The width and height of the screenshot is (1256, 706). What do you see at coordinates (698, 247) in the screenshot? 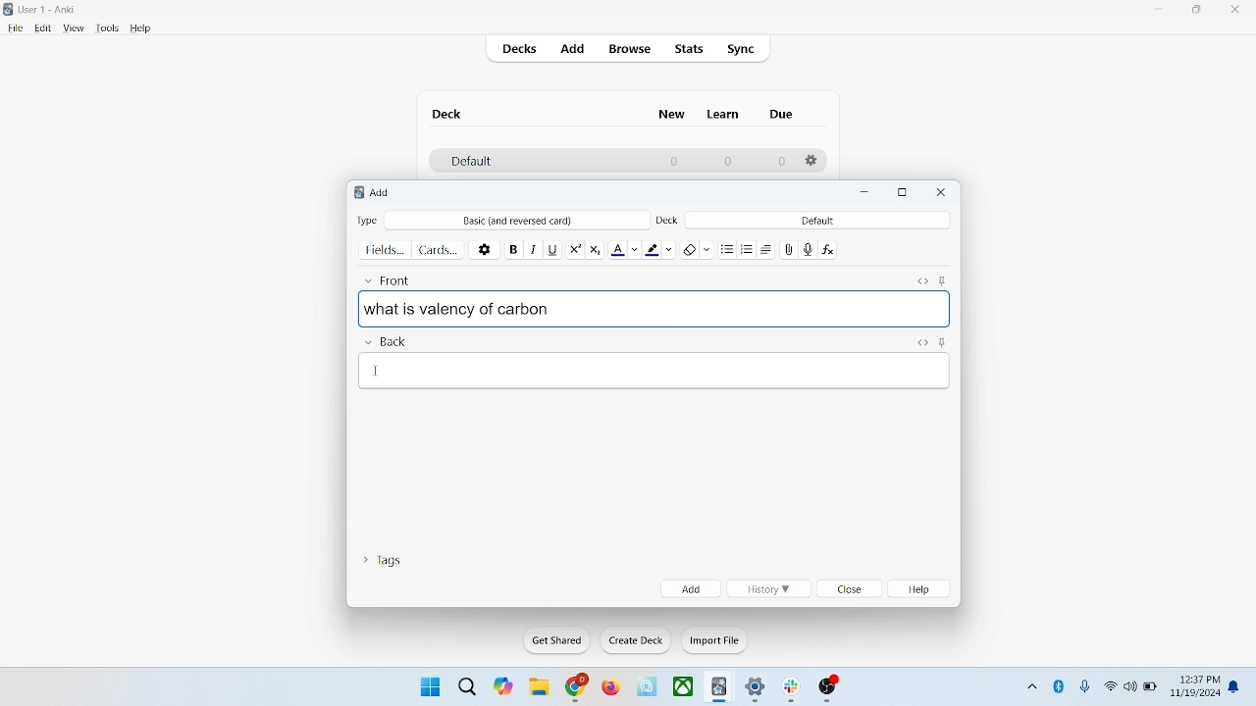
I see `remove formatting` at bounding box center [698, 247].